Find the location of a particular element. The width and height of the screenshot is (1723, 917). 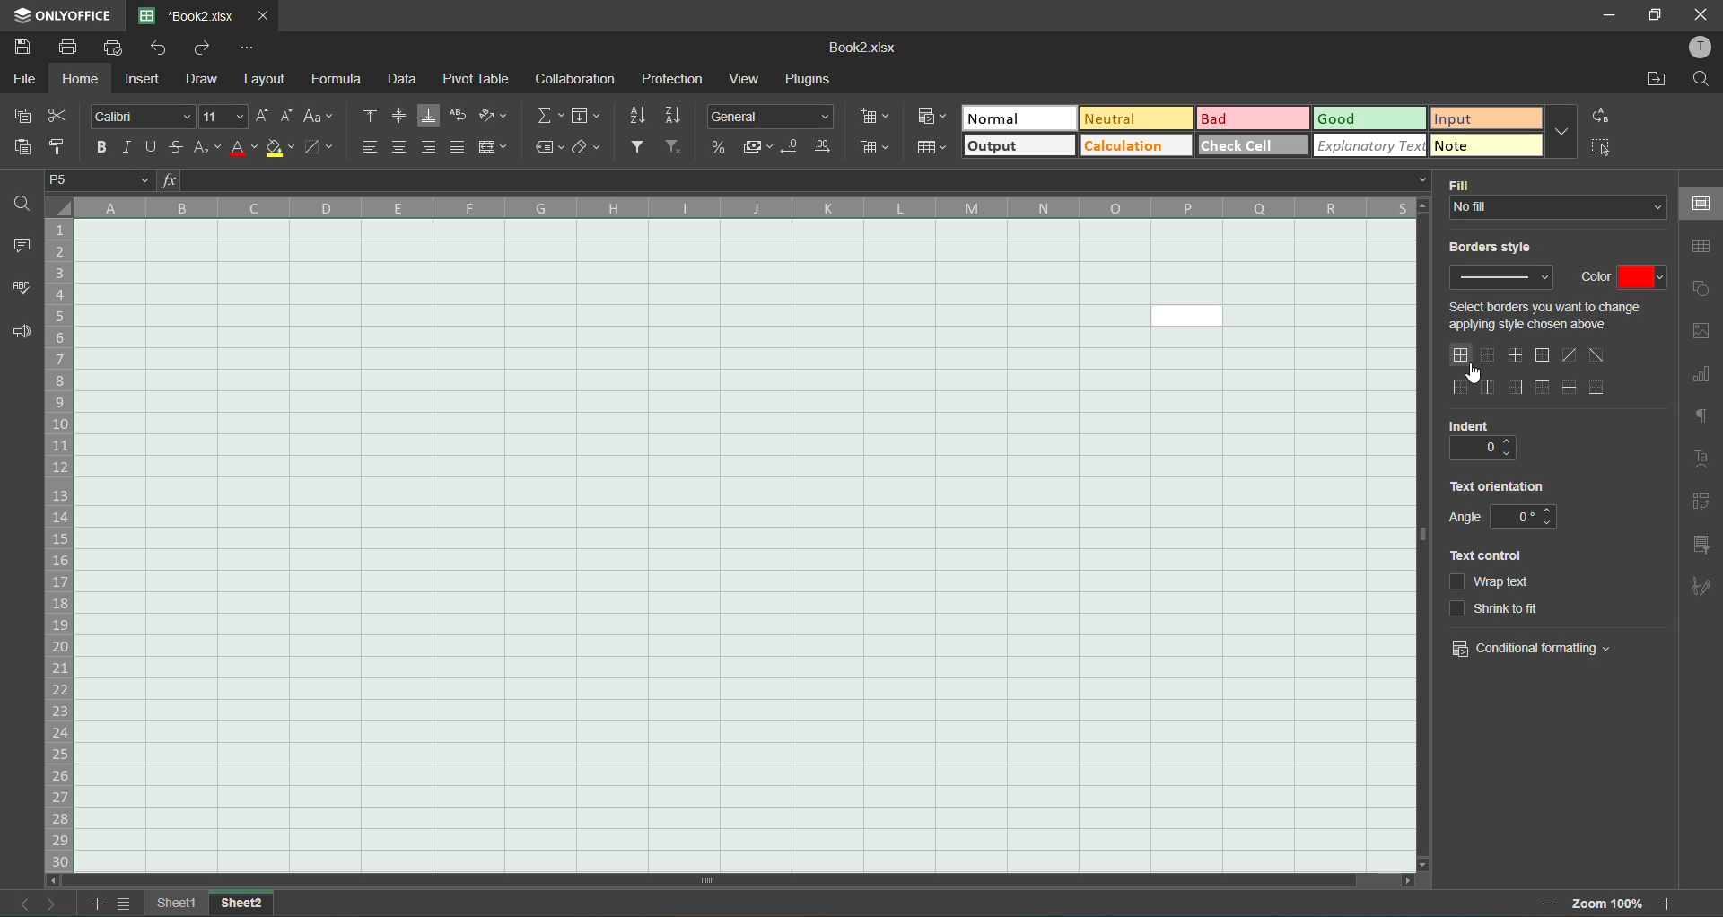

set no borders is located at coordinates (1491, 356).